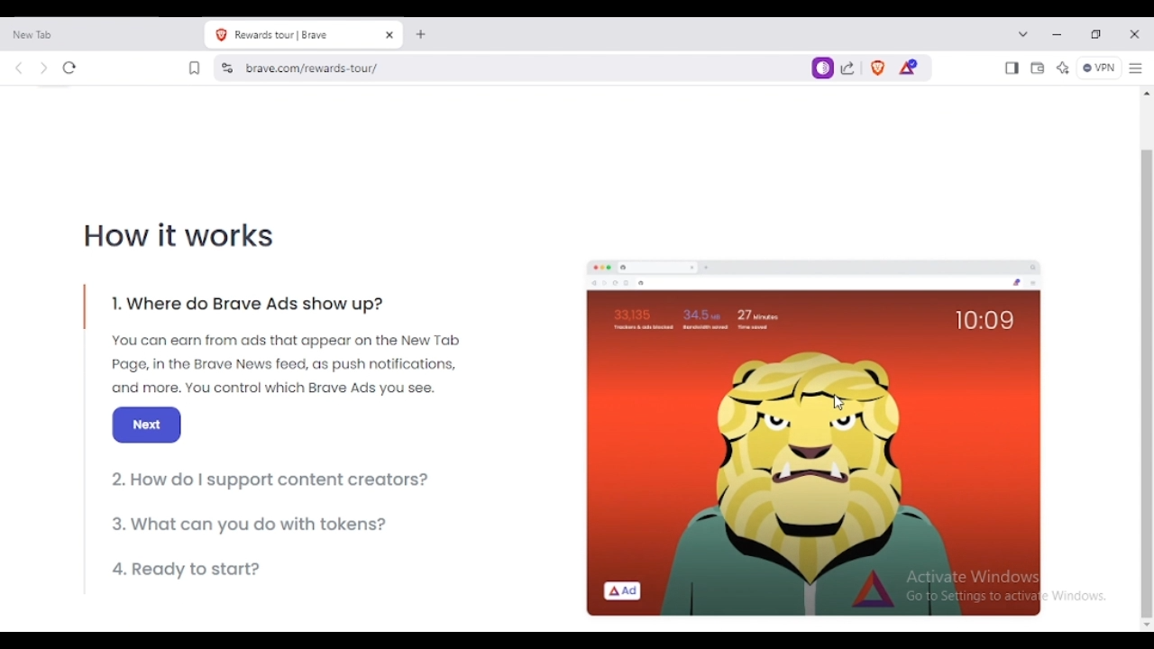 Image resolution: width=1154 pixels, height=649 pixels. Describe the element at coordinates (1038, 69) in the screenshot. I see `wallet` at that location.